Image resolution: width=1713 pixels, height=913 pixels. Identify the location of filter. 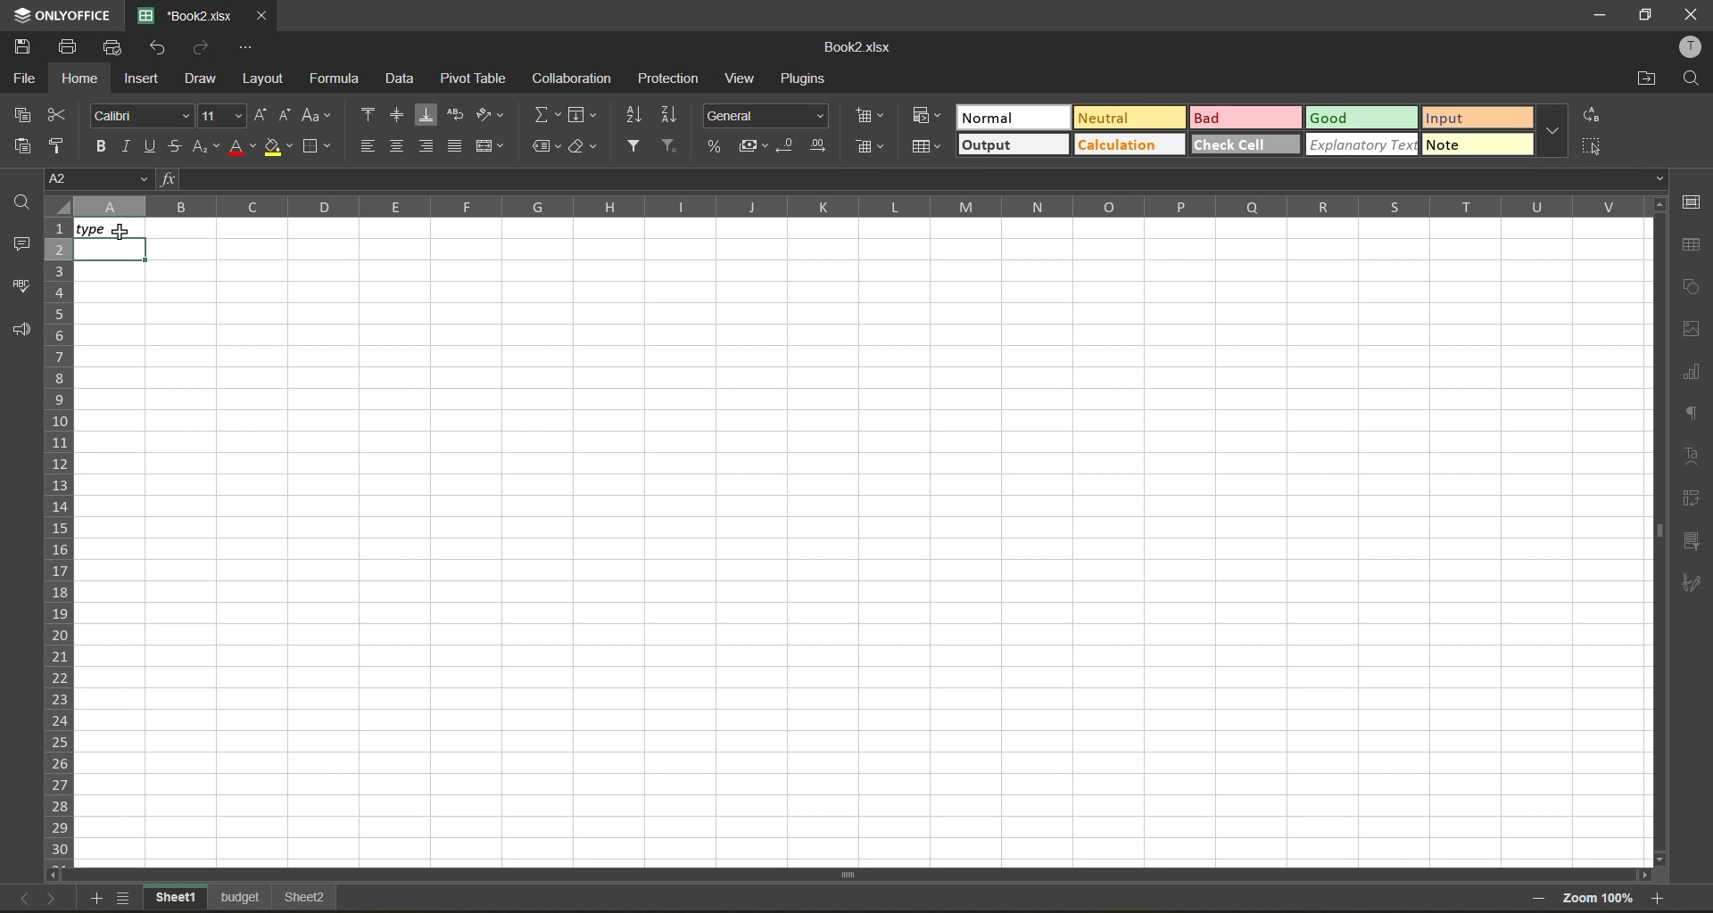
(633, 146).